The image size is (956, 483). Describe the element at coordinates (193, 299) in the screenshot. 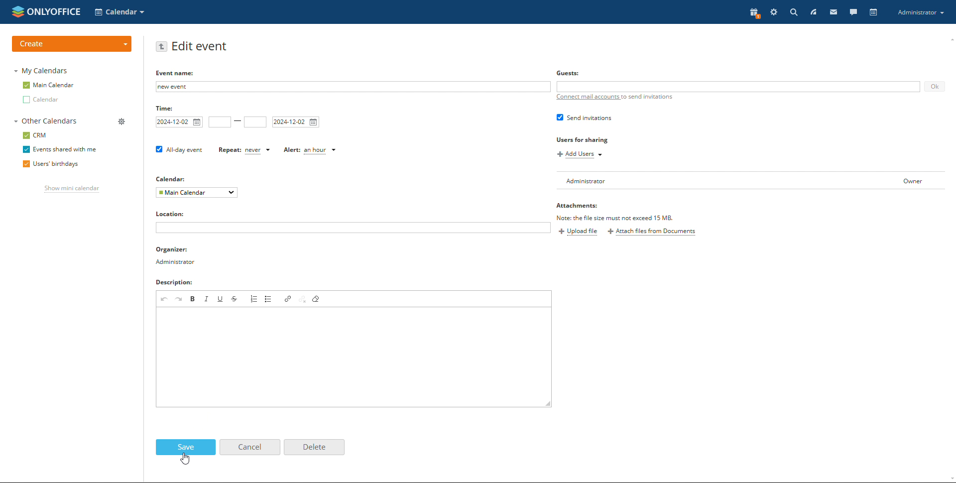

I see `bold` at that location.